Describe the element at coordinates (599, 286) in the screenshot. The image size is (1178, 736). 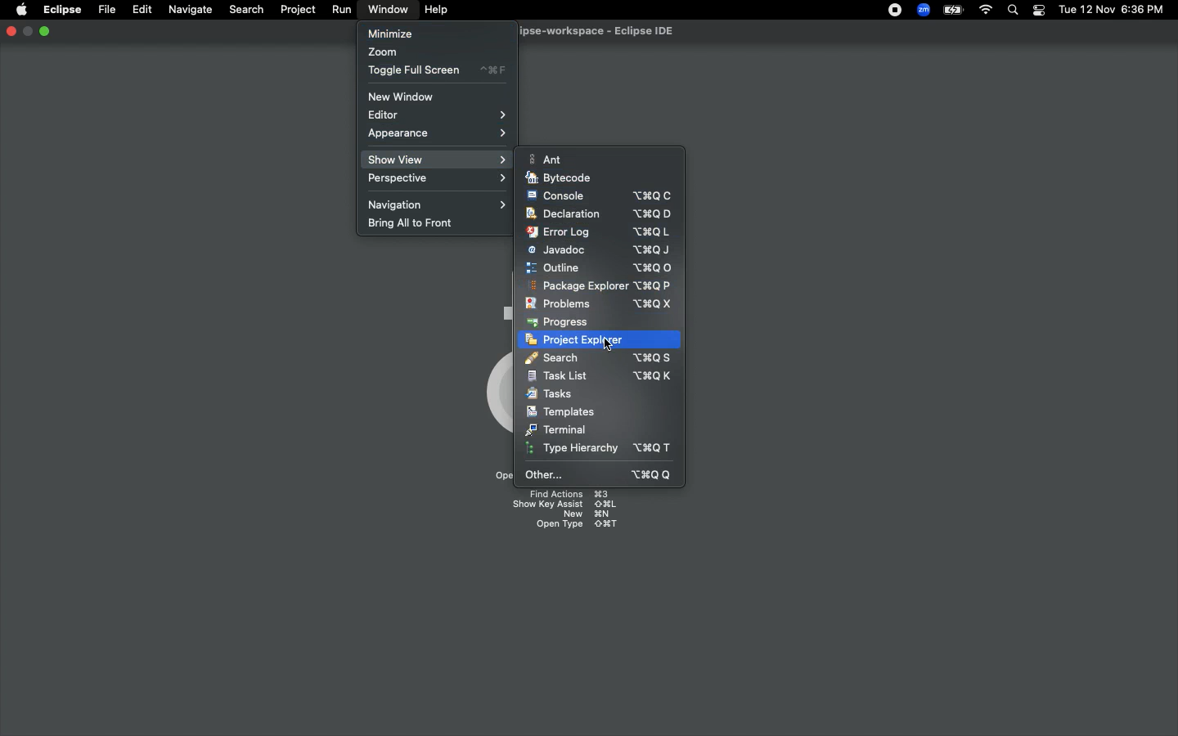
I see `Package explorer` at that location.